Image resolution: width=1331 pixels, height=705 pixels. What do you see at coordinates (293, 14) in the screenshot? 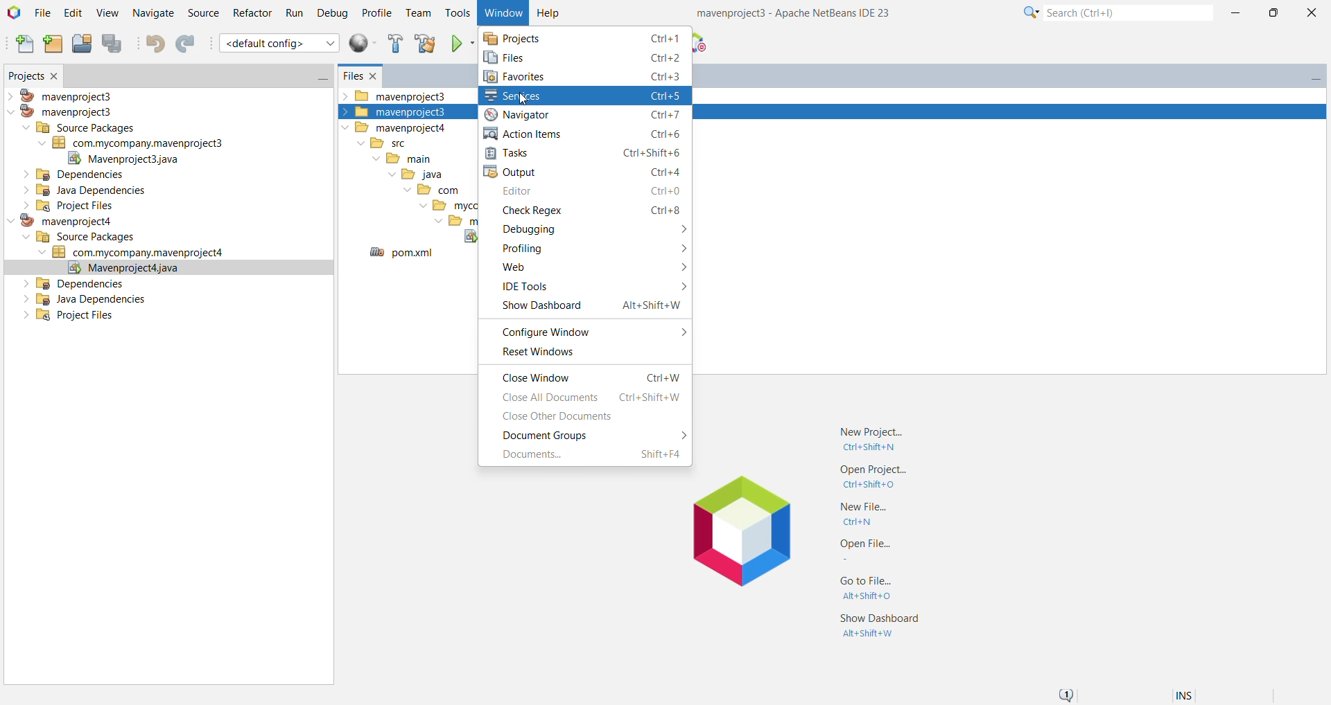
I see `Run` at bounding box center [293, 14].